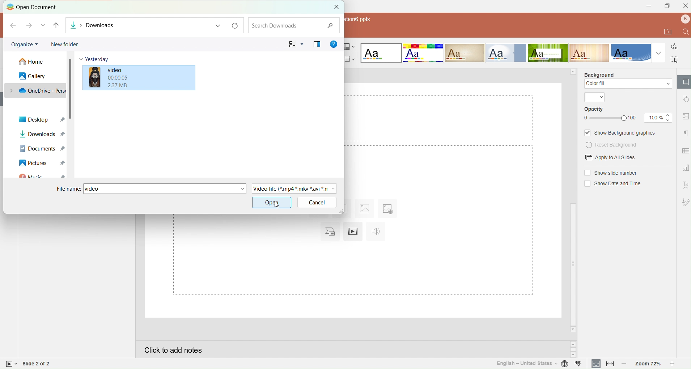 This screenshot has width=691, height=369. What do you see at coordinates (318, 44) in the screenshot?
I see `Show the previous pane` at bounding box center [318, 44].